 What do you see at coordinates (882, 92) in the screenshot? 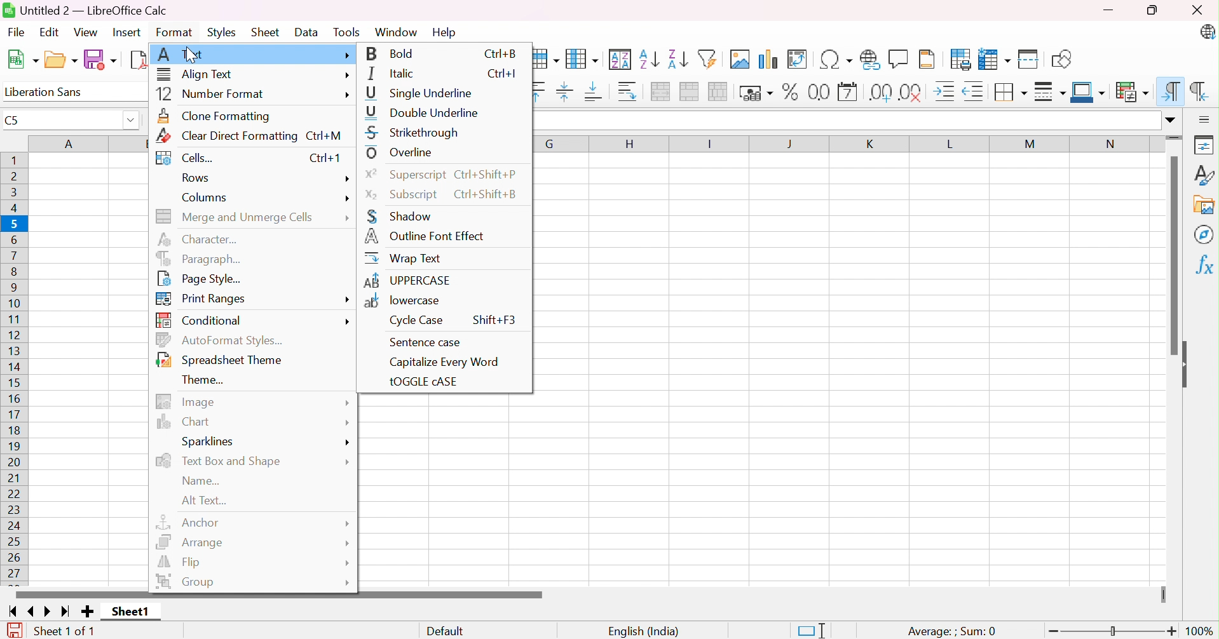
I see `Add Decimal Place` at bounding box center [882, 92].